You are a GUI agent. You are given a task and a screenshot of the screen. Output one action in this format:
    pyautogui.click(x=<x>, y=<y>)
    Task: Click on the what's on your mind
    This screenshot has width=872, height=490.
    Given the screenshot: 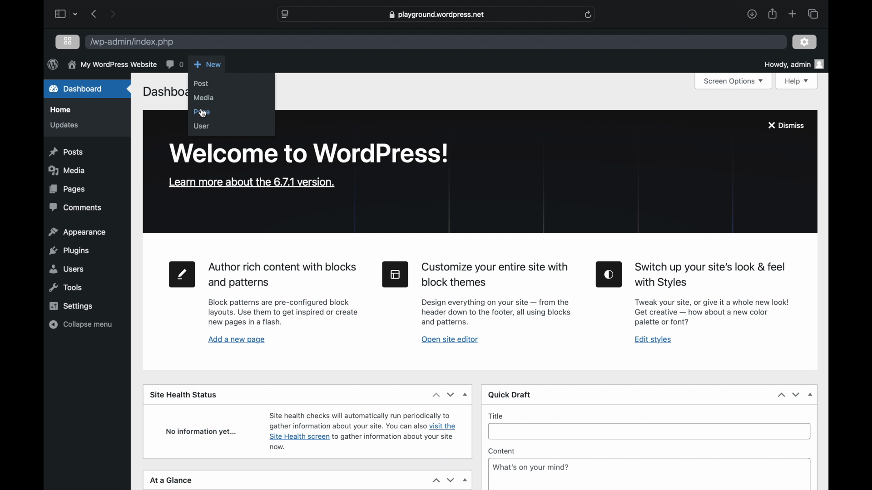 What is the action you would take?
    pyautogui.click(x=531, y=467)
    